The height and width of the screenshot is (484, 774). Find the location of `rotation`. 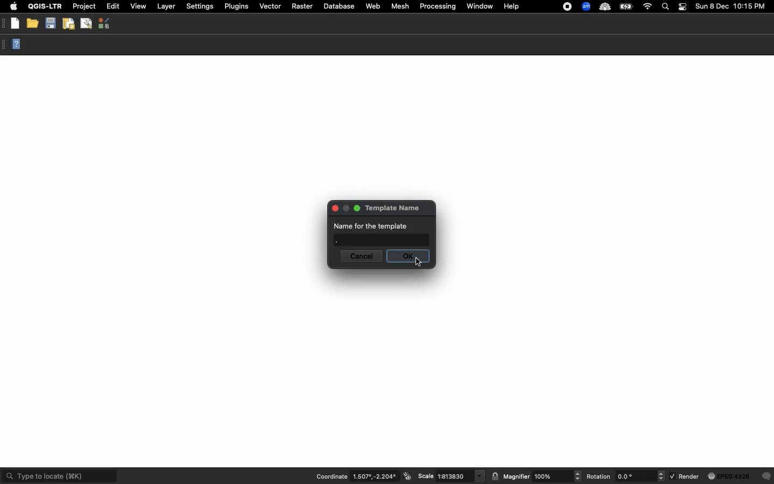

rotation is located at coordinates (641, 476).